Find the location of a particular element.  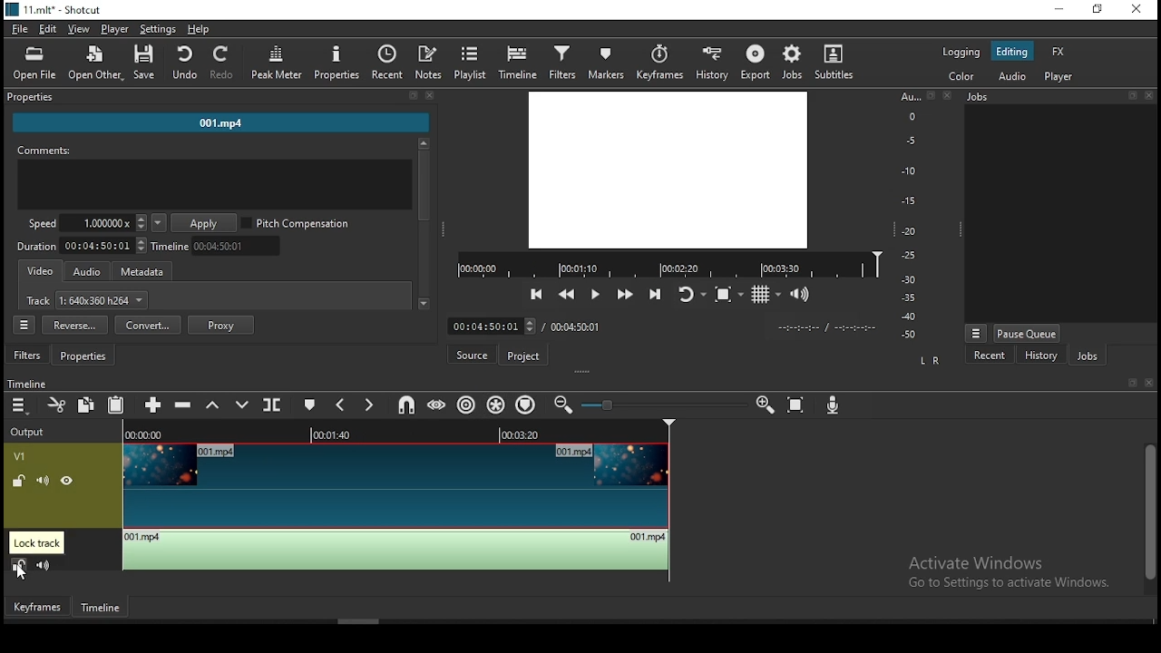

previous marker is located at coordinates (345, 405).